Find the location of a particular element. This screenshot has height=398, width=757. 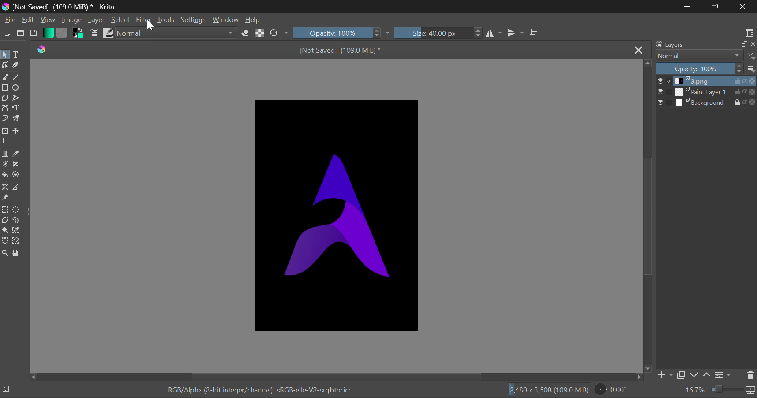

increase or decrease opacity is located at coordinates (378, 33).